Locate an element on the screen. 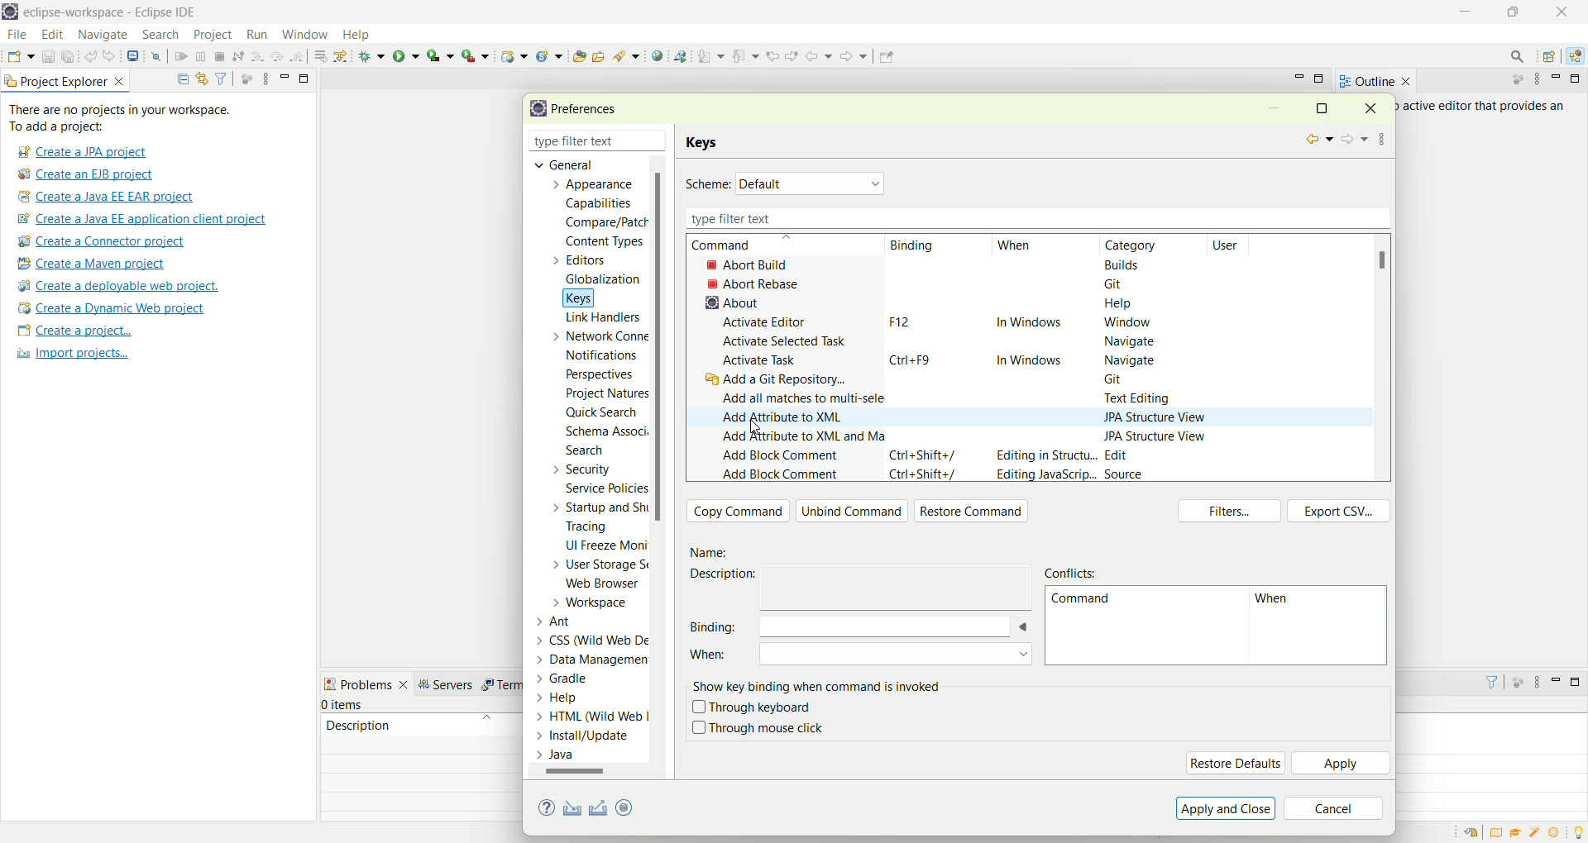  drop to frames is located at coordinates (322, 56).